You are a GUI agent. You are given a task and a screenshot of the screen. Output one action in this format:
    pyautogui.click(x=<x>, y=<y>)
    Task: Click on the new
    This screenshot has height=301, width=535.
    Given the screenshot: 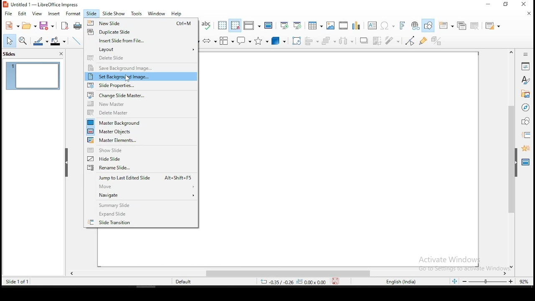 What is the action you would take?
    pyautogui.click(x=11, y=26)
    